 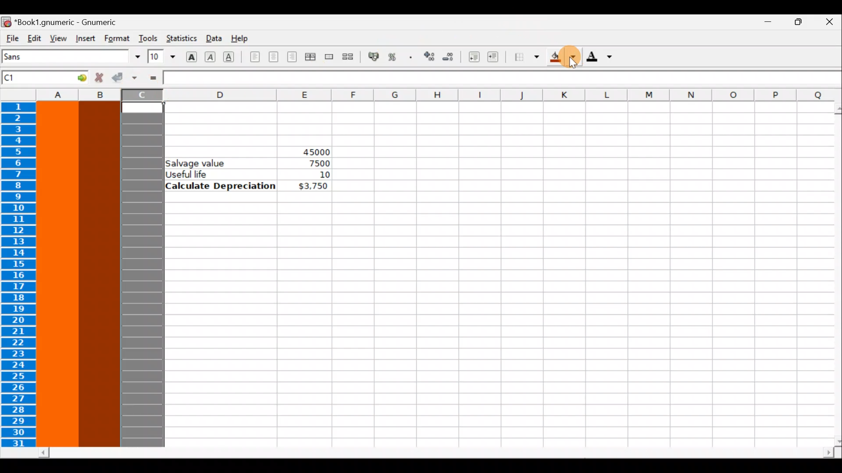 I want to click on Decrease the number of decimals, so click(x=448, y=56).